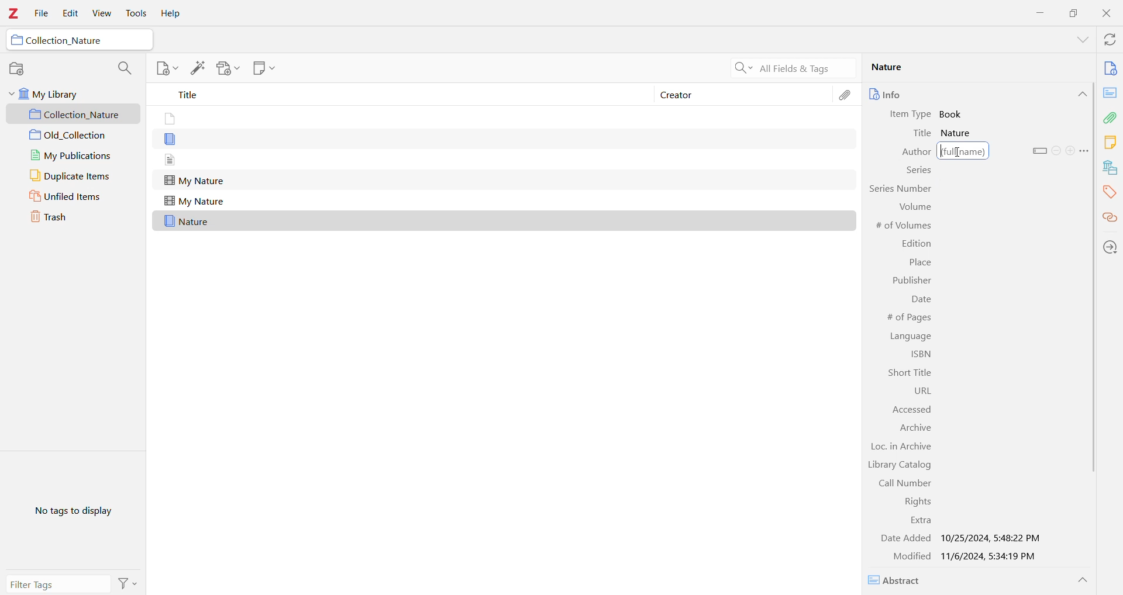  I want to click on Collapse Section, so click(1083, 580).